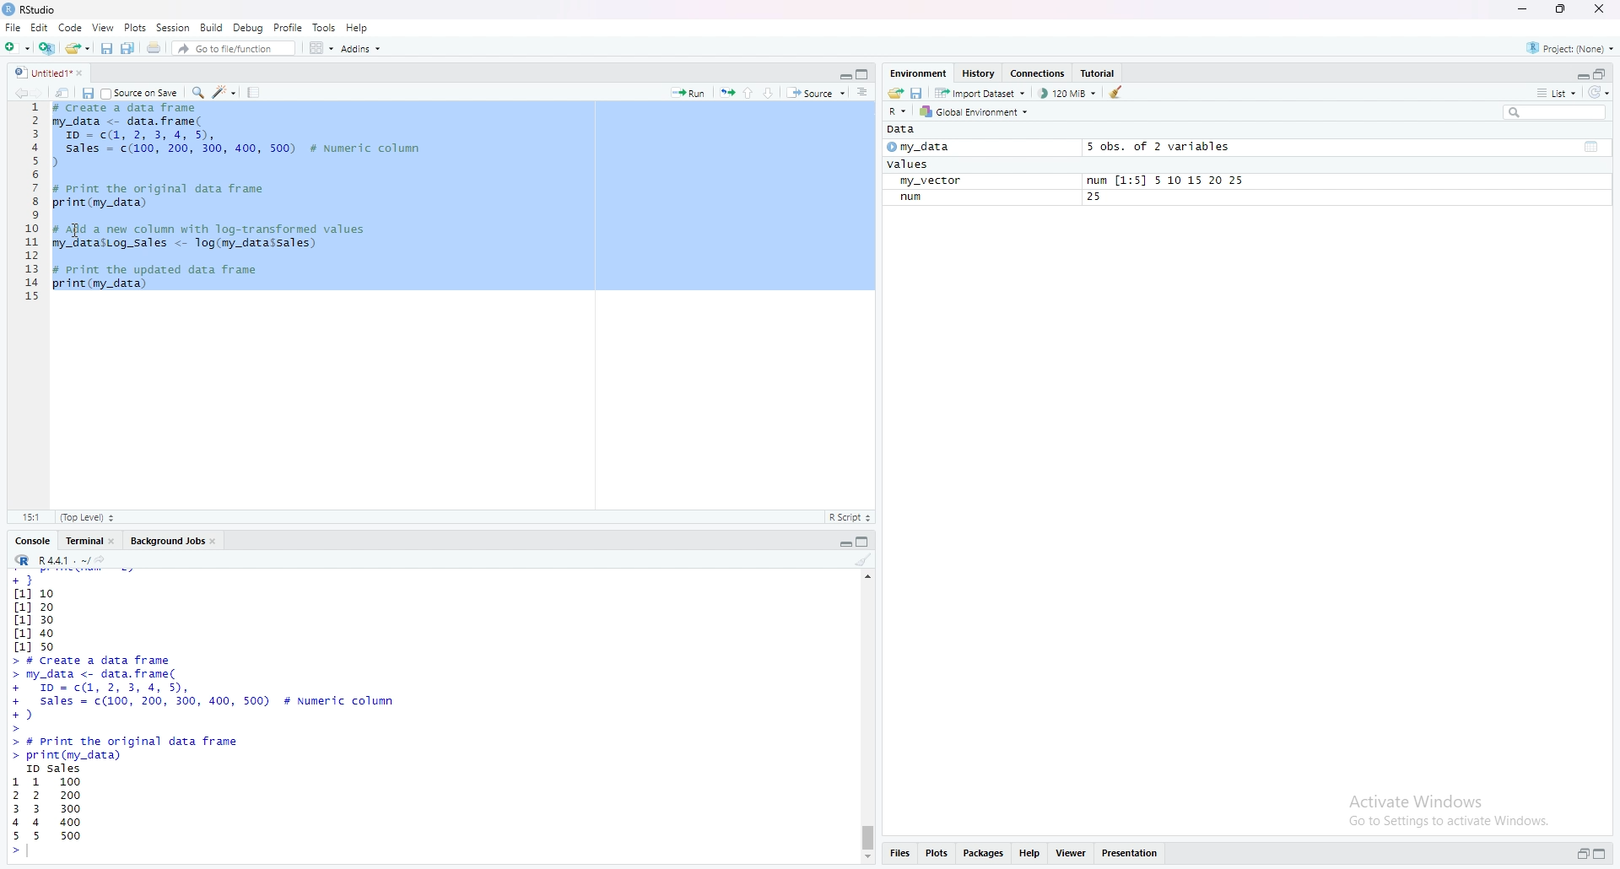 This screenshot has height=869, width=1620. Describe the element at coordinates (1552, 114) in the screenshot. I see `search field` at that location.